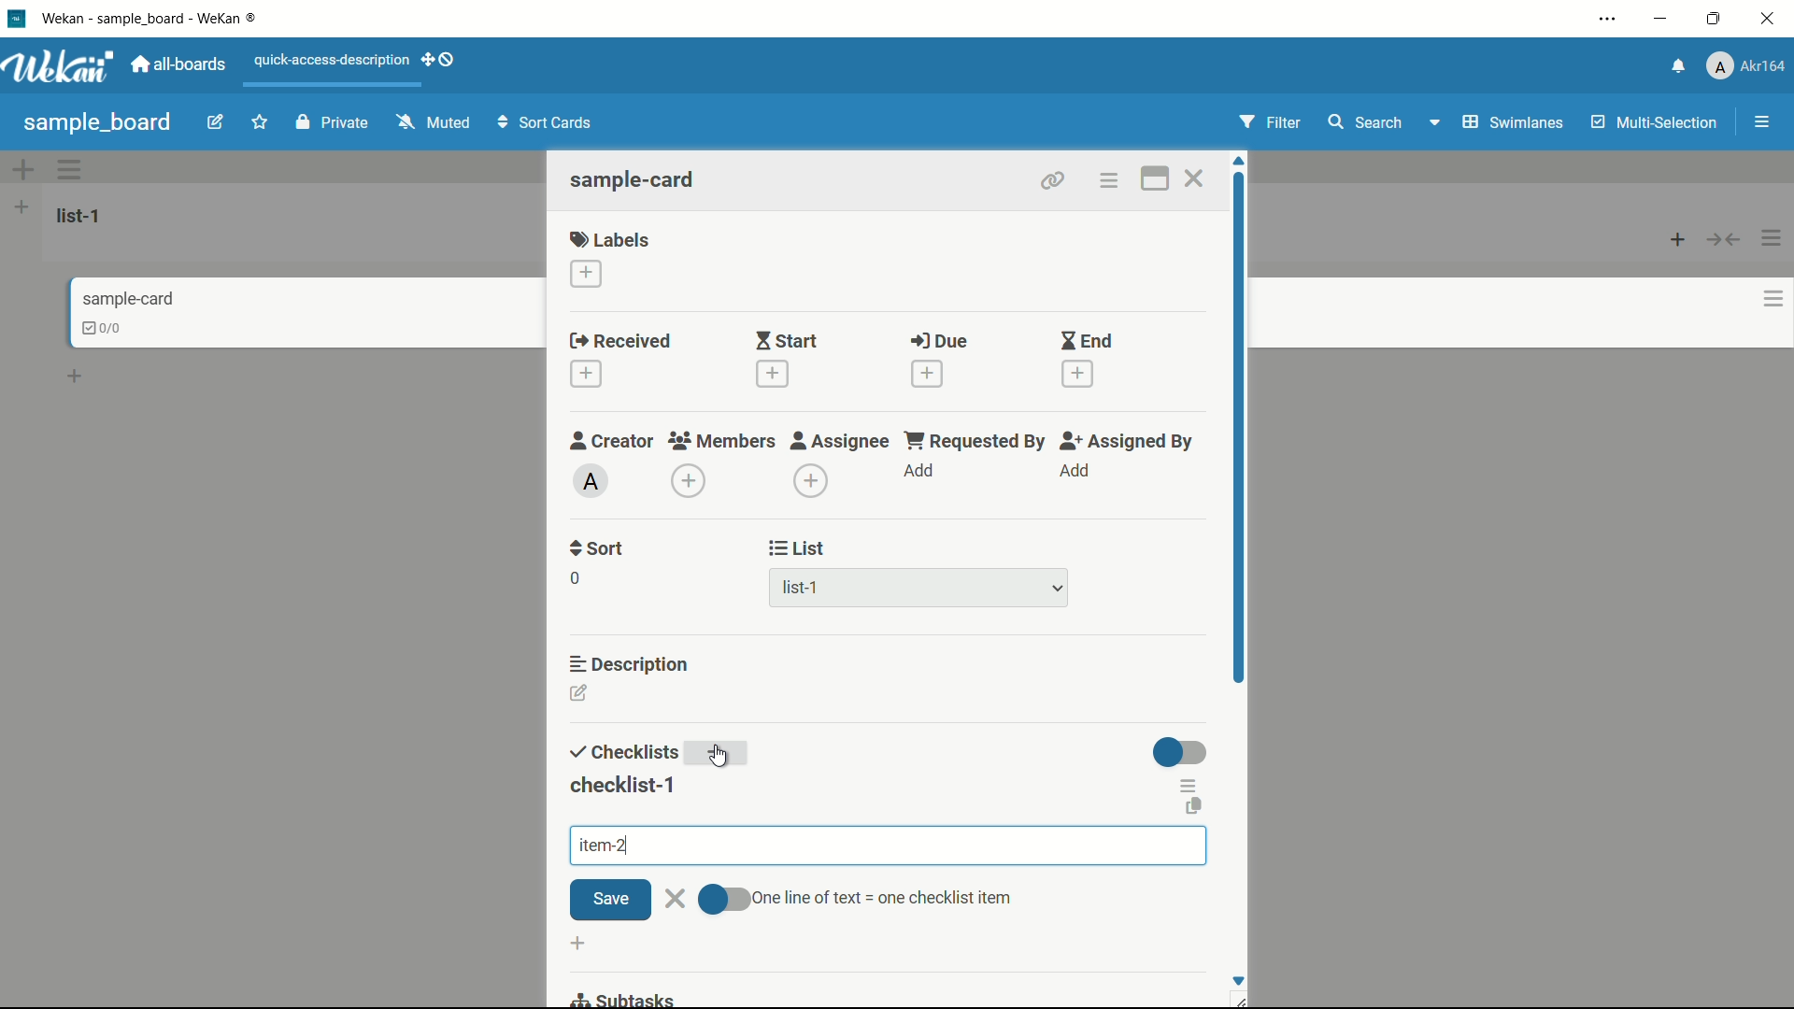 This screenshot has height=1009, width=1794. I want to click on text, so click(882, 898).